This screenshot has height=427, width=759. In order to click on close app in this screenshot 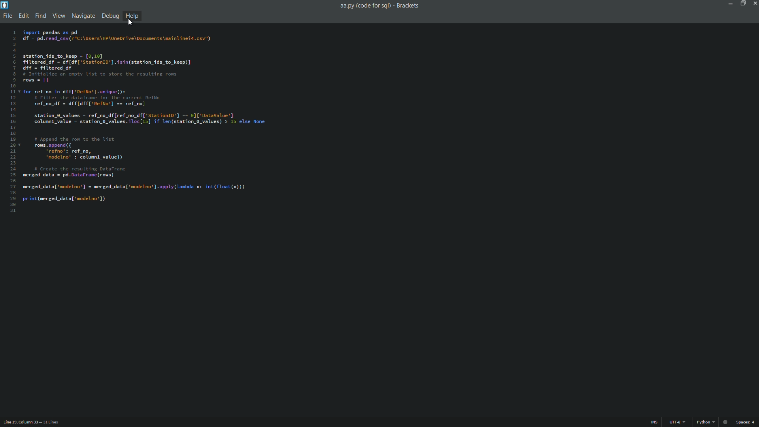, I will do `click(754, 4)`.